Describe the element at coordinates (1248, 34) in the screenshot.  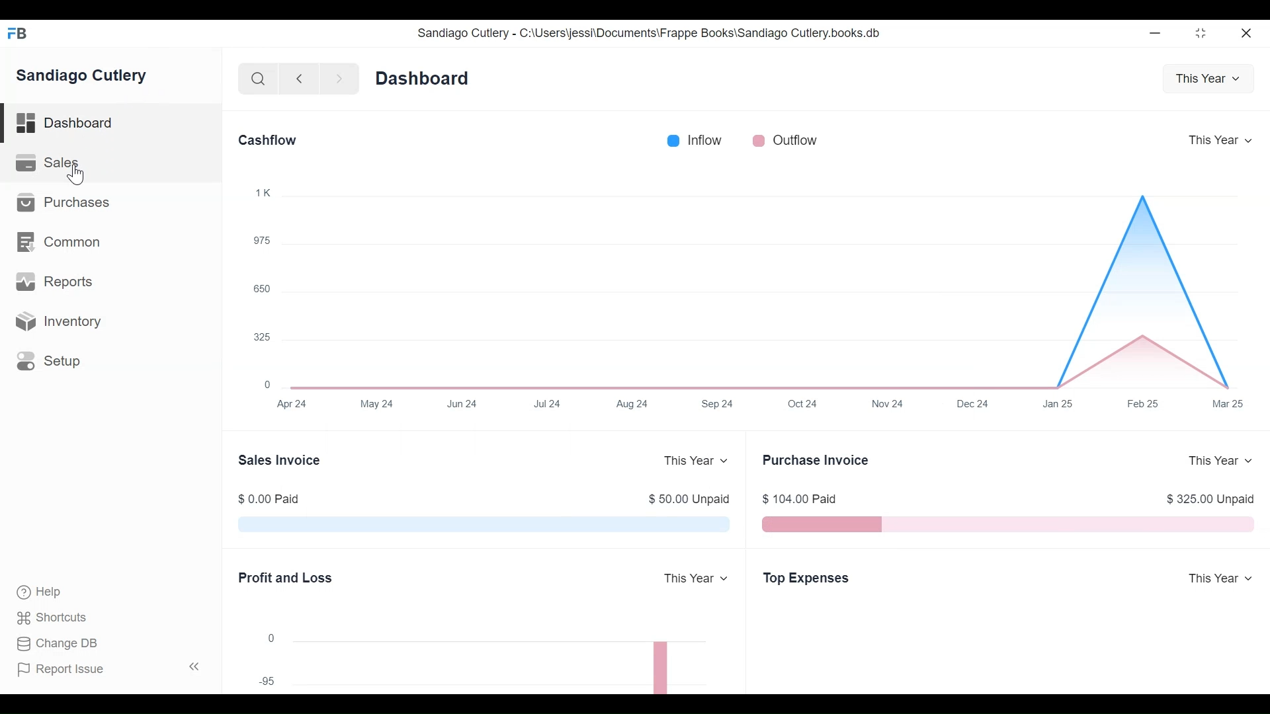
I see `close` at that location.